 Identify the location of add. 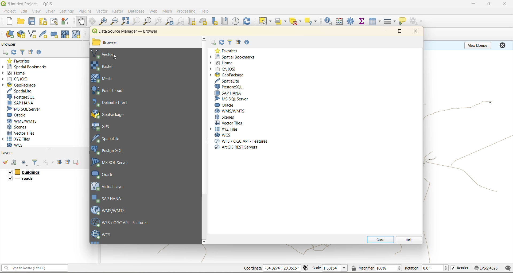
(15, 163).